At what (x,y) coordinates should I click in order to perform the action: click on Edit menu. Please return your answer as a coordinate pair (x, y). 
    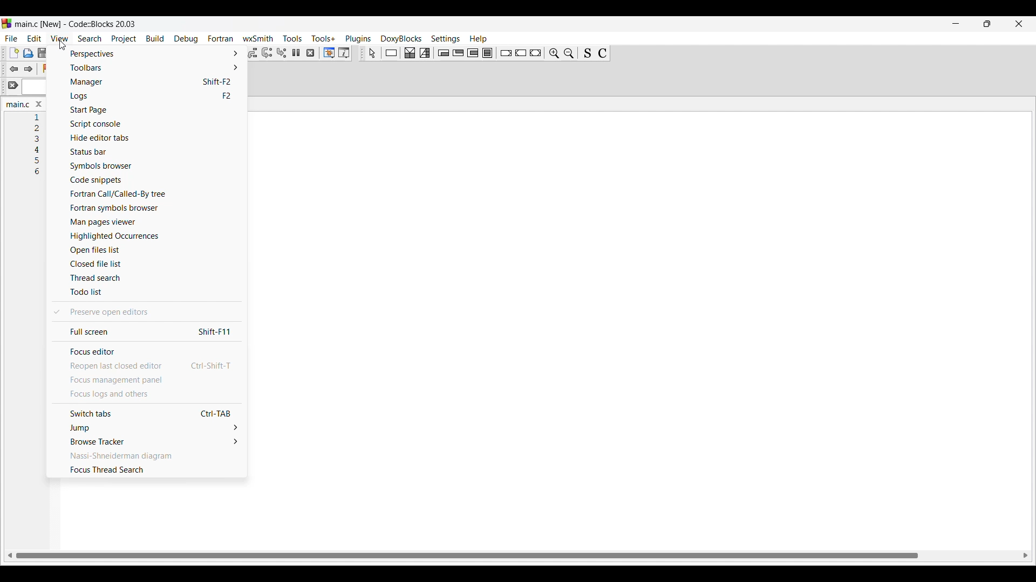
    Looking at the image, I should click on (35, 38).